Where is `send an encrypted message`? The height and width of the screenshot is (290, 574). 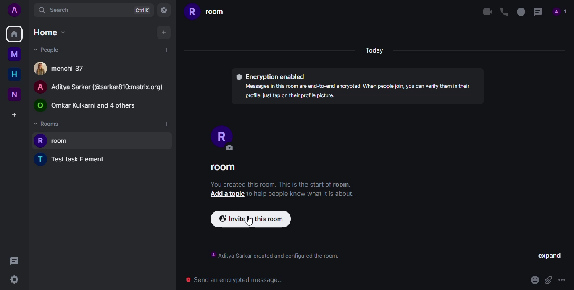 send an encrypted message is located at coordinates (232, 279).